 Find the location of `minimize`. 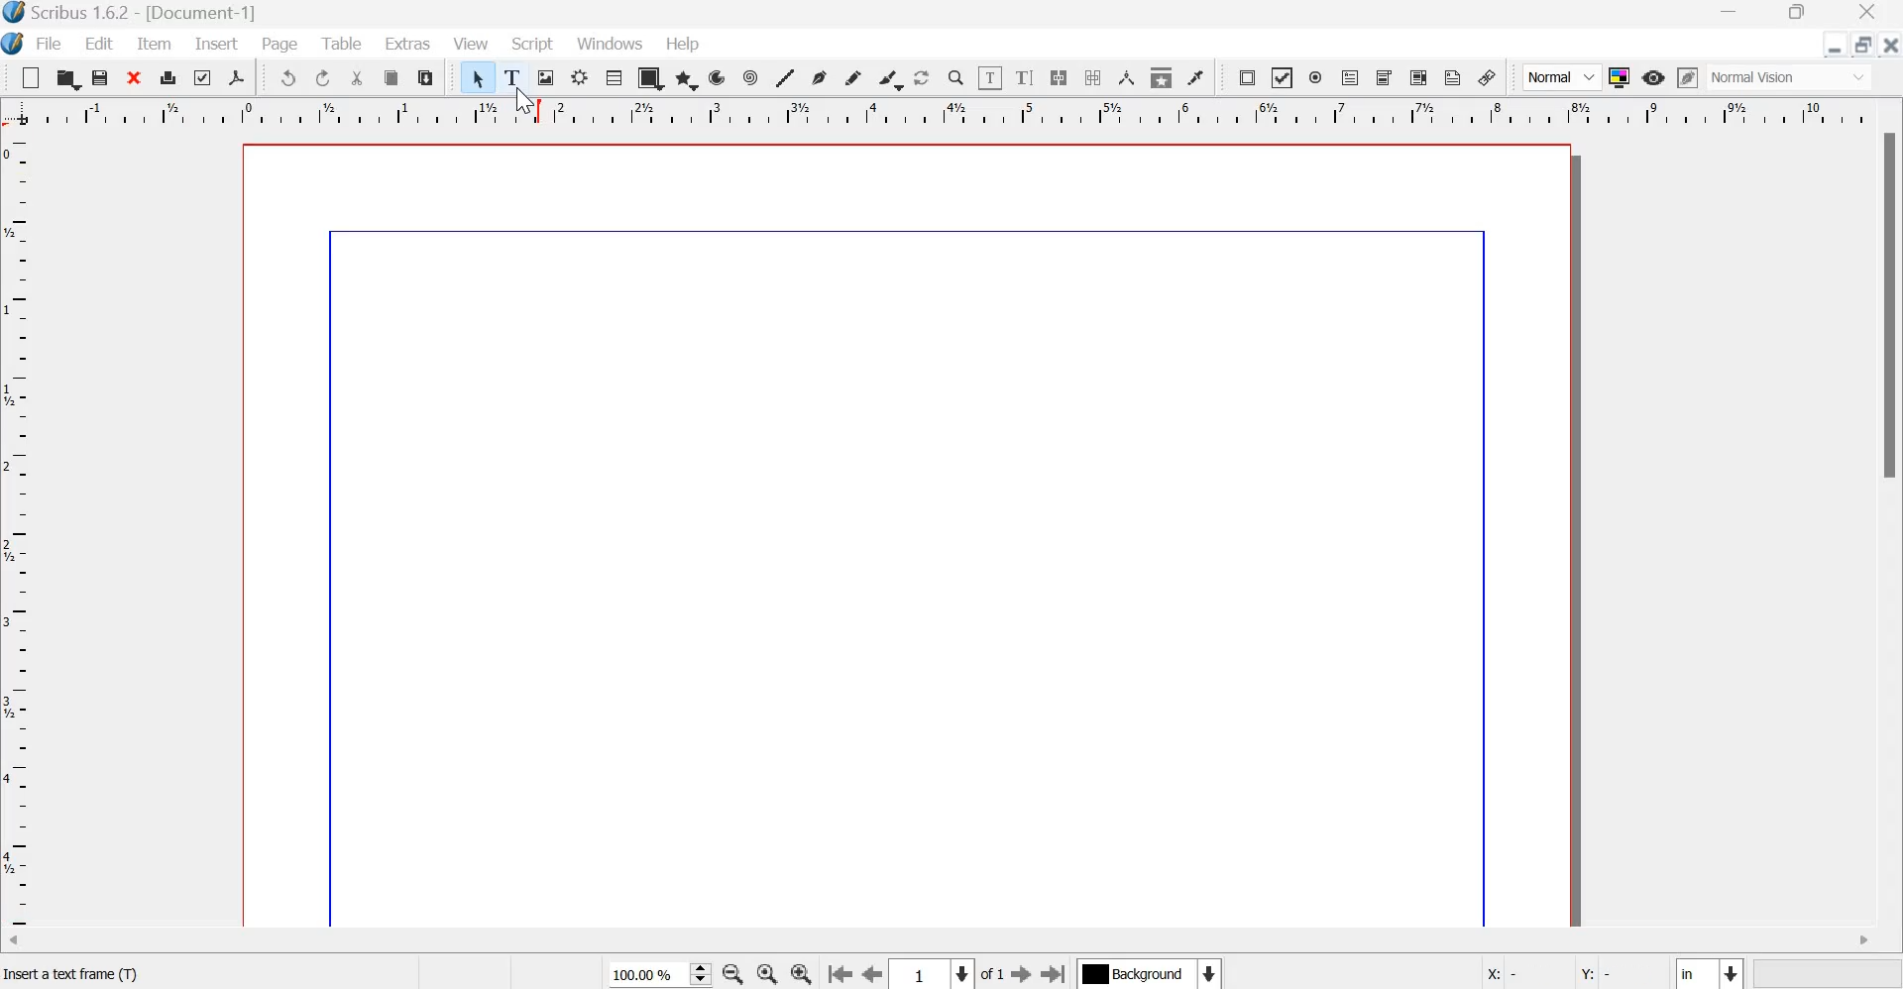

minimize is located at coordinates (1836, 45).